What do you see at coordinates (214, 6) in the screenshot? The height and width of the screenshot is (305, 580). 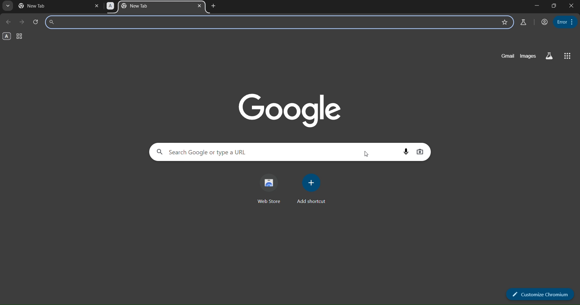 I see `new tab` at bounding box center [214, 6].